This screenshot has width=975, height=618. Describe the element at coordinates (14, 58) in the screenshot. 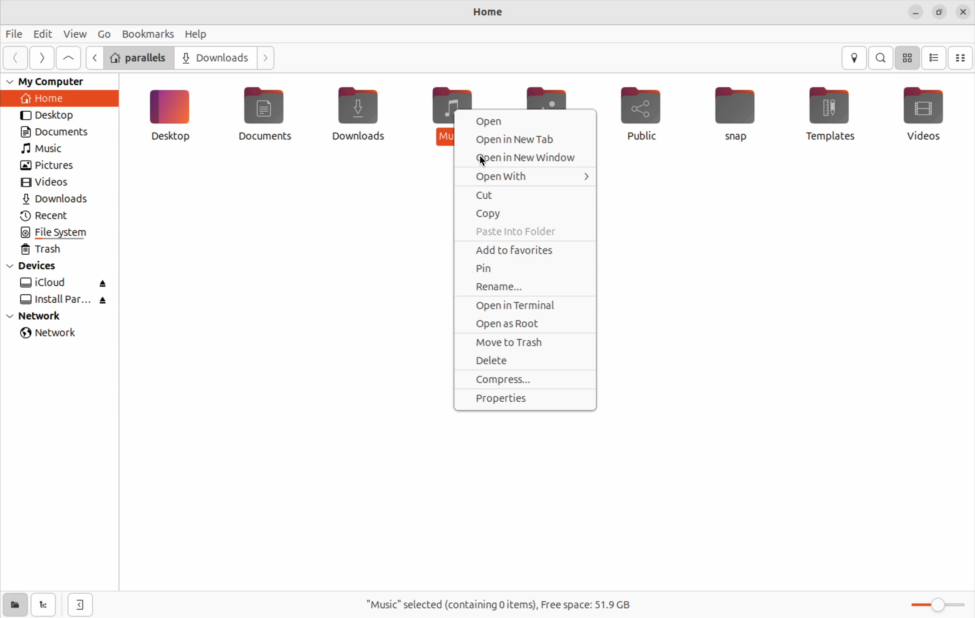

I see `previous` at that location.